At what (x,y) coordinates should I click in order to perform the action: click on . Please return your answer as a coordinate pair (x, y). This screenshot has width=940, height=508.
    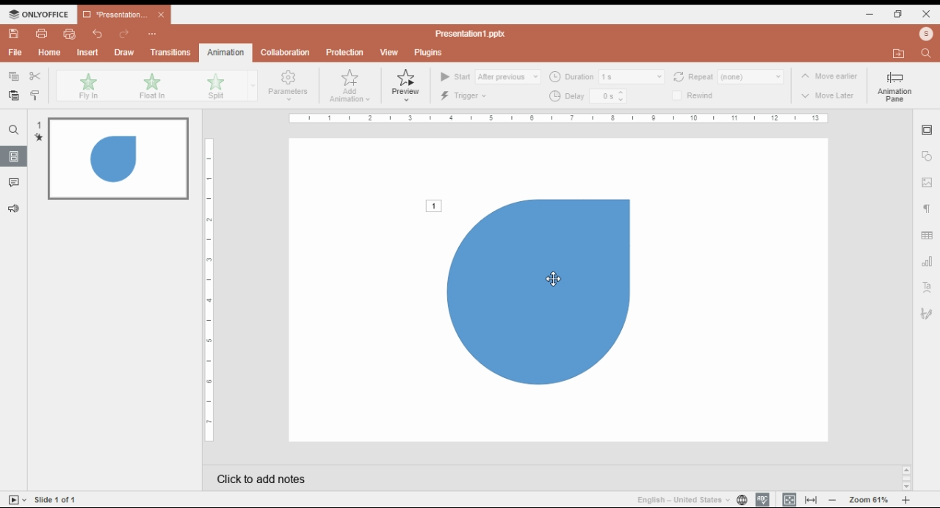
    Looking at the image, I should click on (927, 316).